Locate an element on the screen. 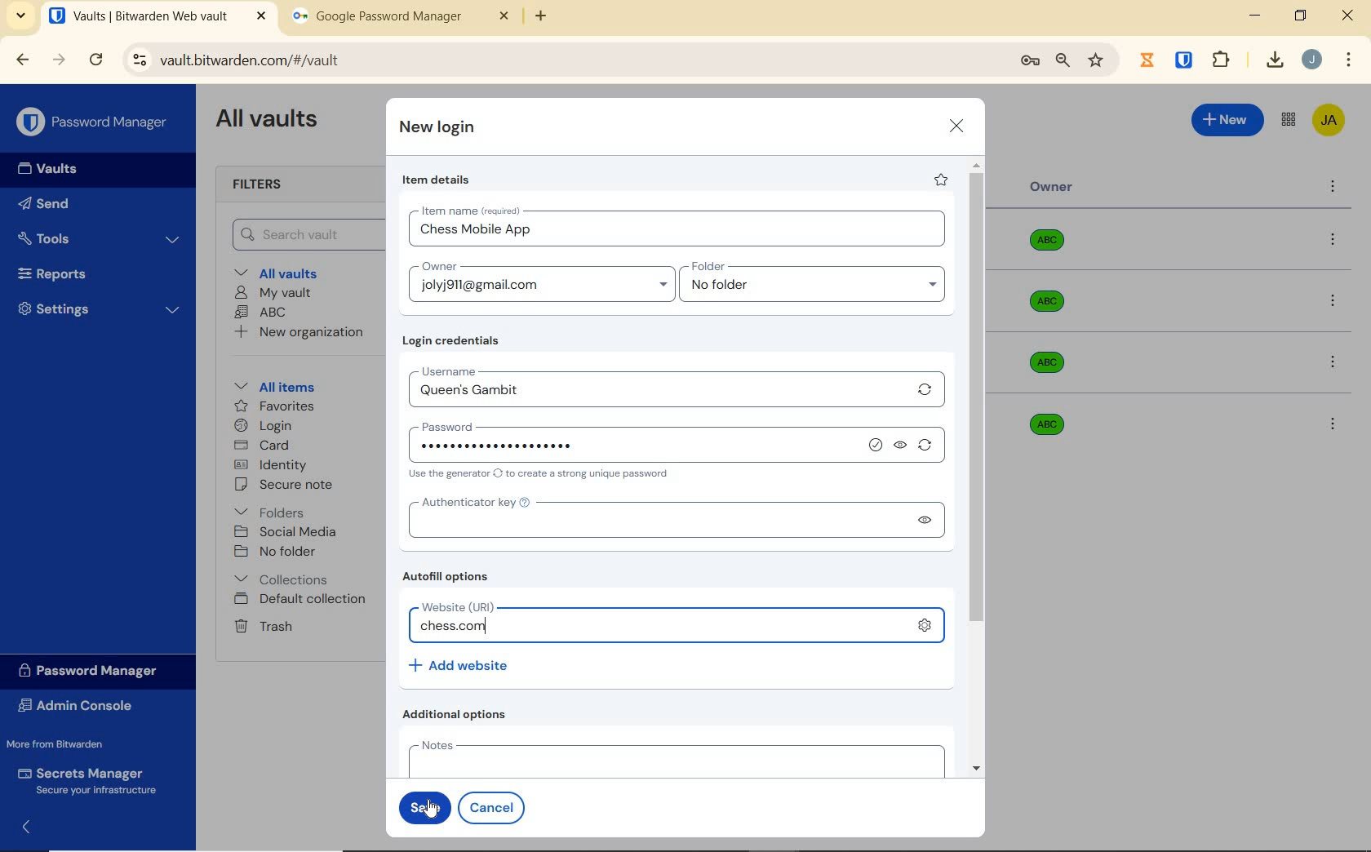  Trash is located at coordinates (260, 625).